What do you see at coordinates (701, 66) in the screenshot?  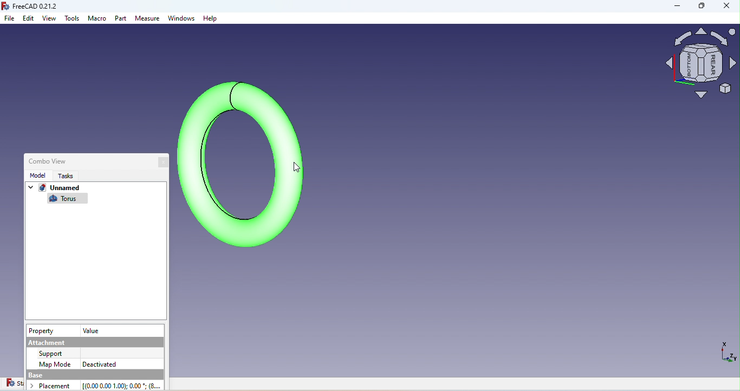 I see `Navigation square` at bounding box center [701, 66].